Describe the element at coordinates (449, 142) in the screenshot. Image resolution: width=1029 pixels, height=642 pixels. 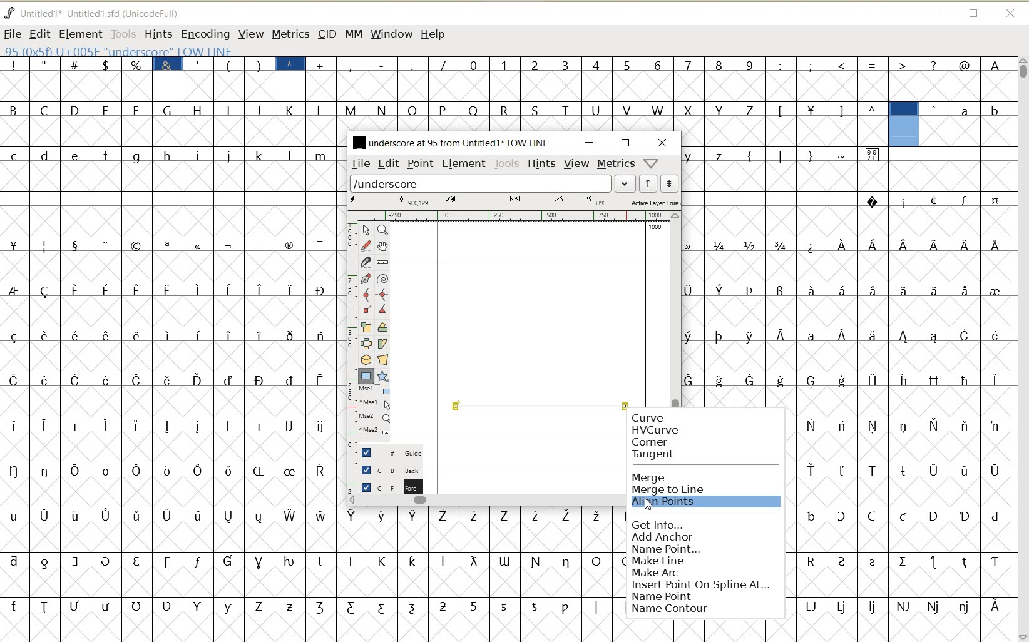
I see `FONT NAME` at that location.